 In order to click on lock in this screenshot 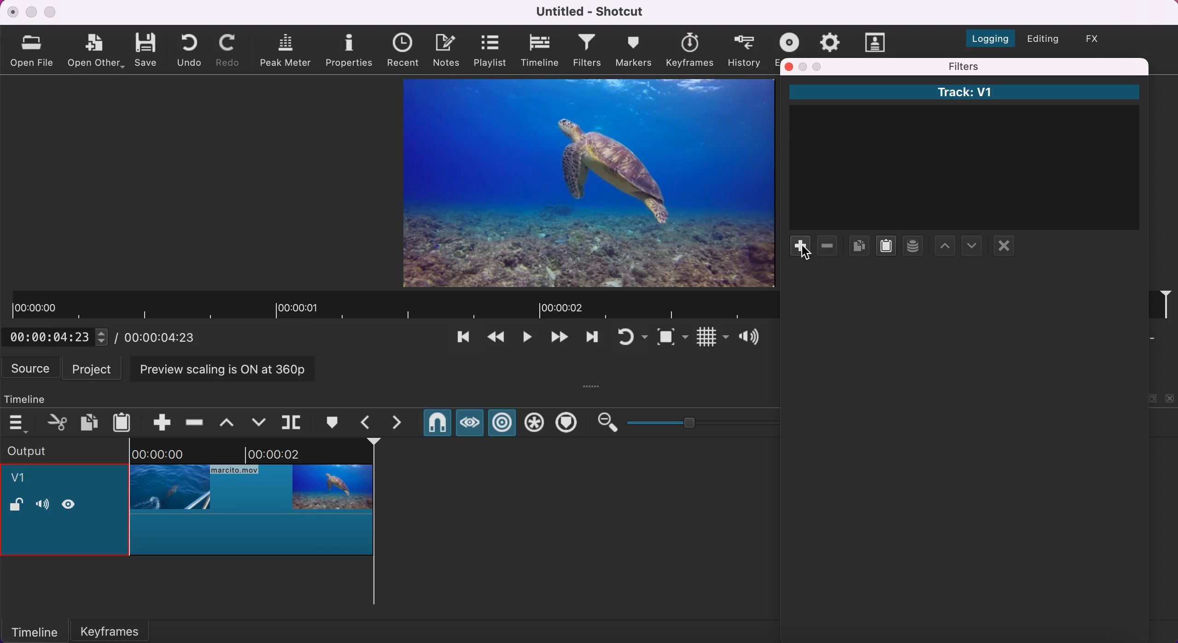, I will do `click(16, 506)`.